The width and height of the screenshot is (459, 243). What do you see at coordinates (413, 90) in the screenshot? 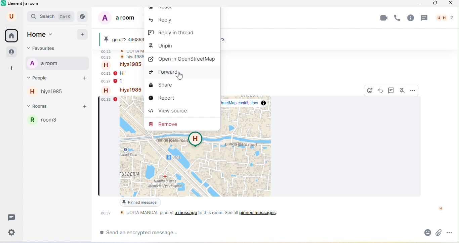
I see `options` at bounding box center [413, 90].